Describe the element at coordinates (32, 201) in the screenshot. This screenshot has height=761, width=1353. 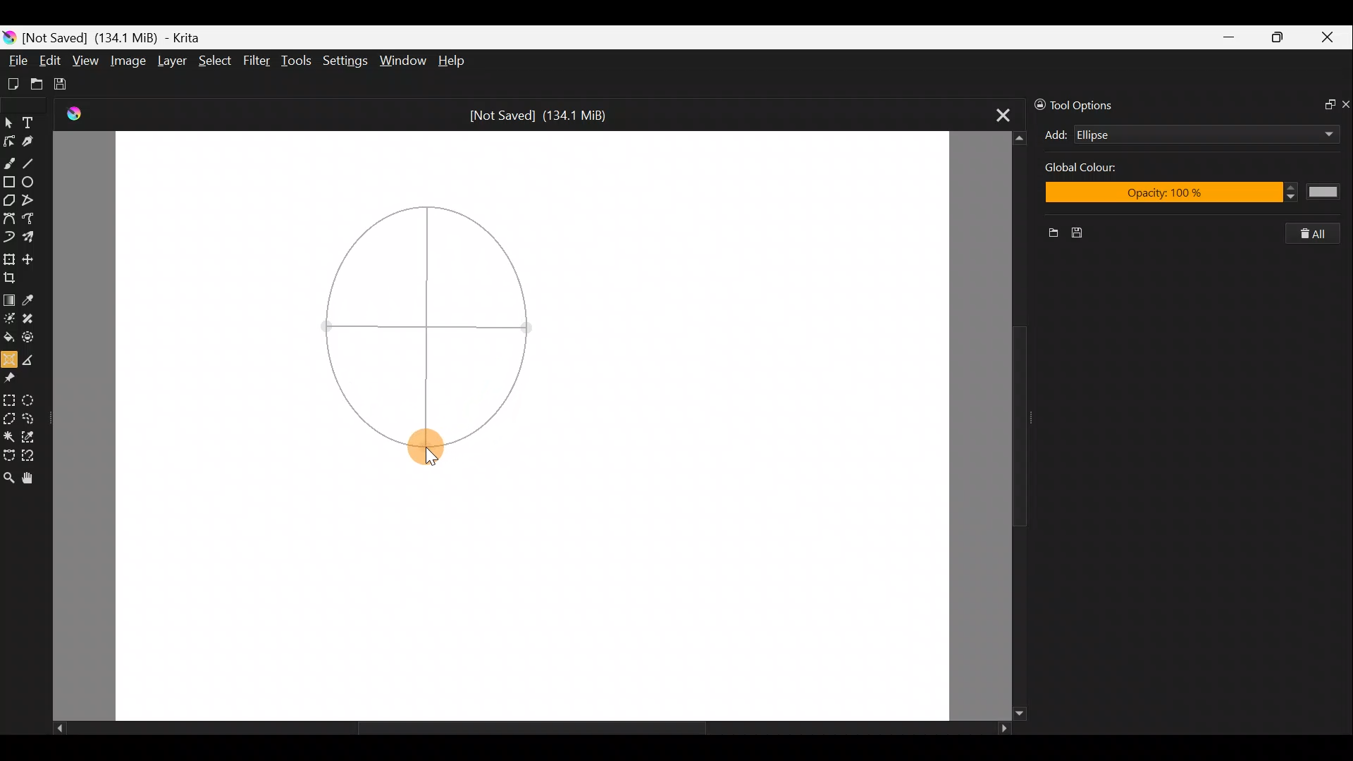
I see `Polyline` at that location.